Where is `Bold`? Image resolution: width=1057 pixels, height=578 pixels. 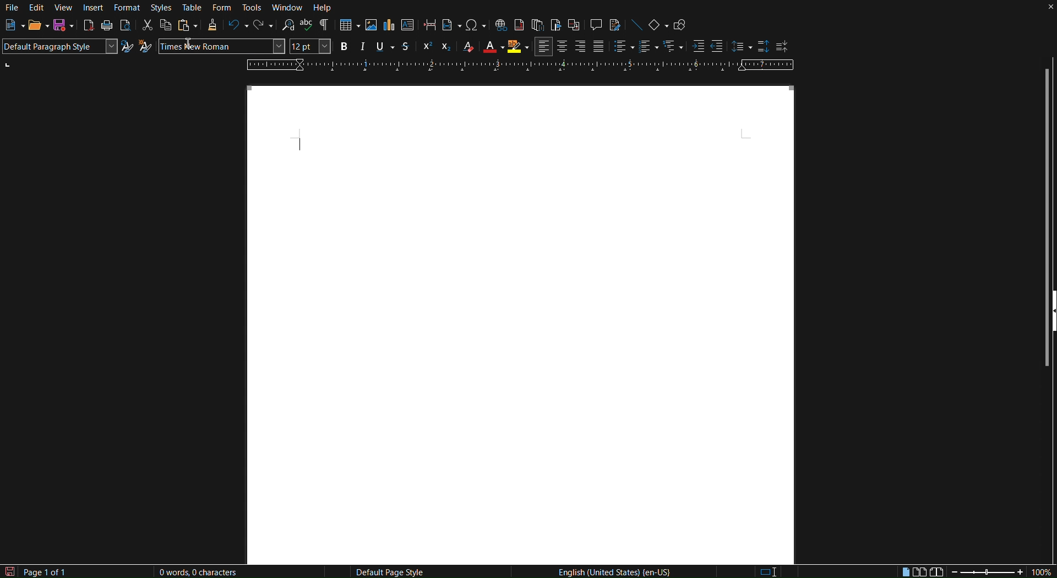 Bold is located at coordinates (343, 46).